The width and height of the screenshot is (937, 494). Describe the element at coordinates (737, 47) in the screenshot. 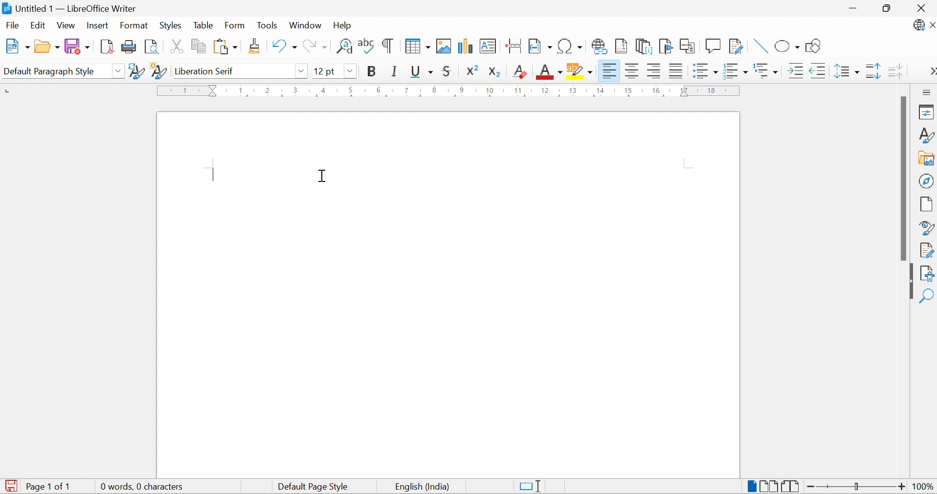

I see `Show Track Changes Functions` at that location.